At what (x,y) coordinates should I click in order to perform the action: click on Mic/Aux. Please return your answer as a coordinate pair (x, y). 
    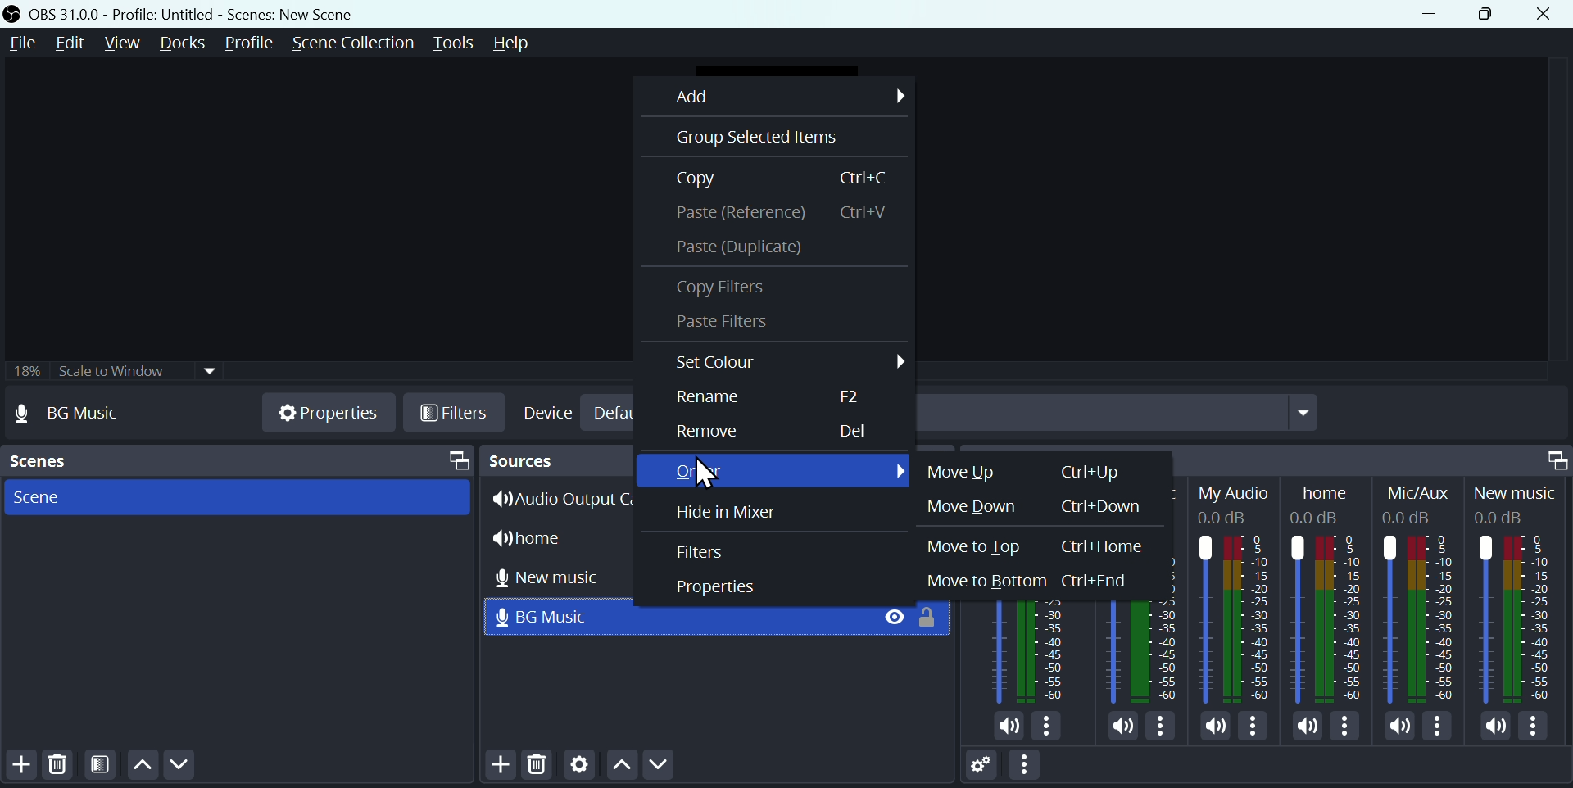
    Looking at the image, I should click on (1416, 593).